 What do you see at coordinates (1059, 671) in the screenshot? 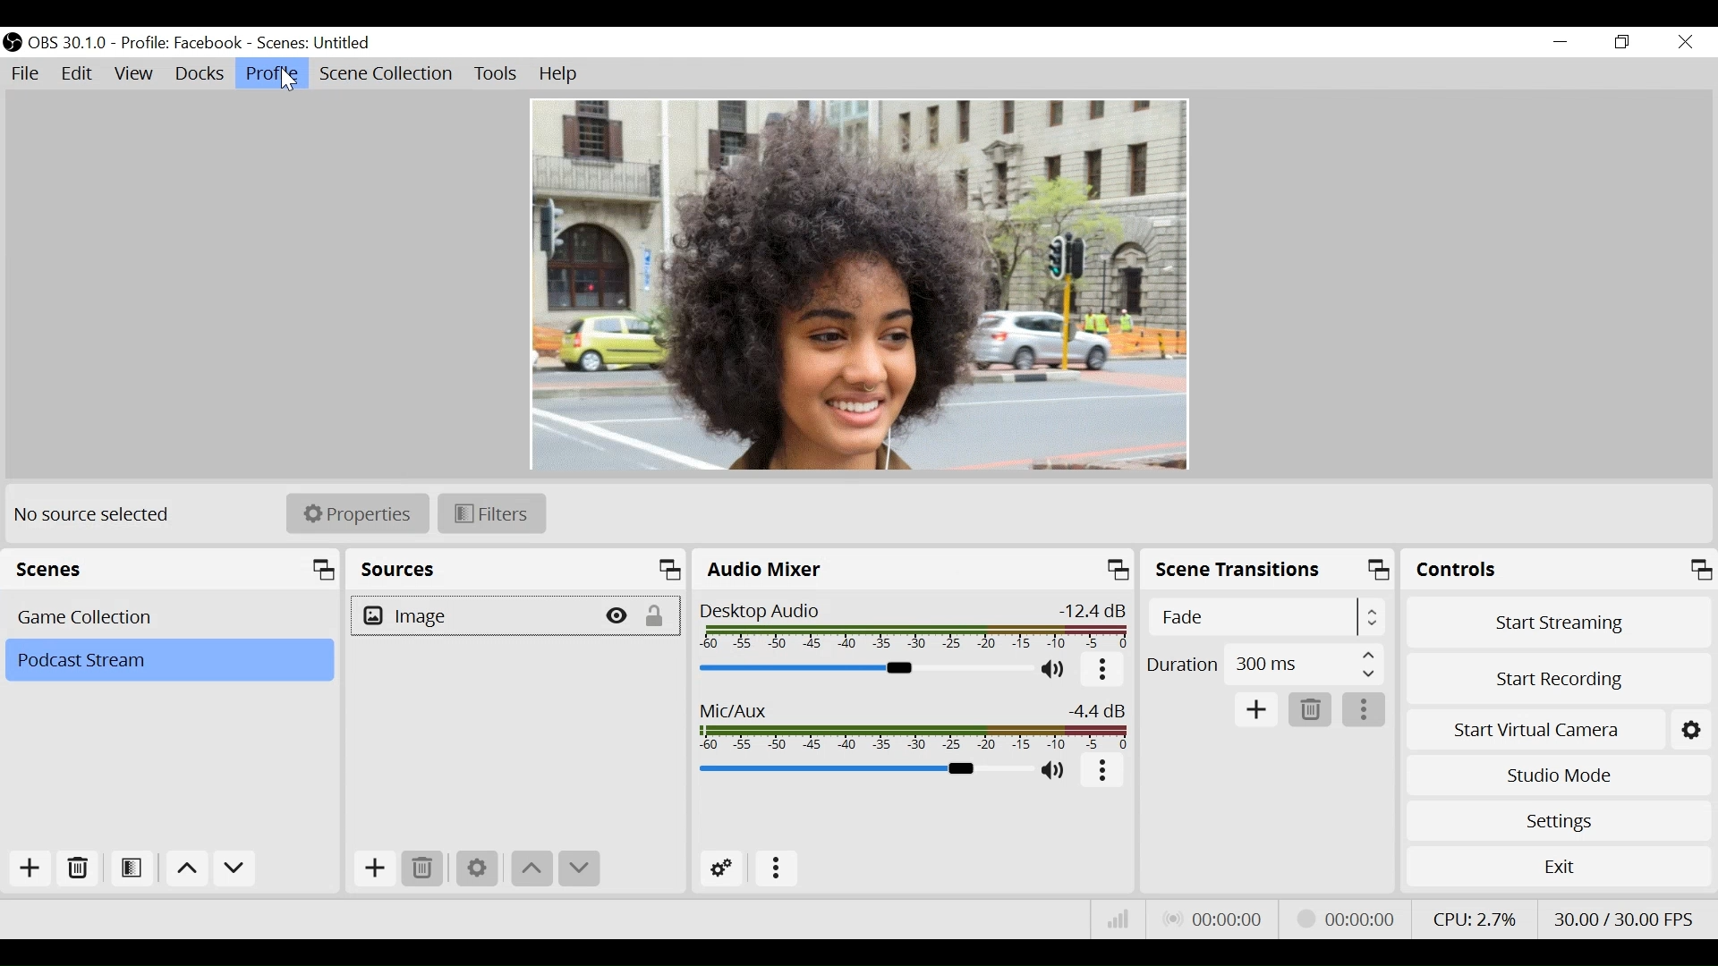
I see `(un)mute` at bounding box center [1059, 671].